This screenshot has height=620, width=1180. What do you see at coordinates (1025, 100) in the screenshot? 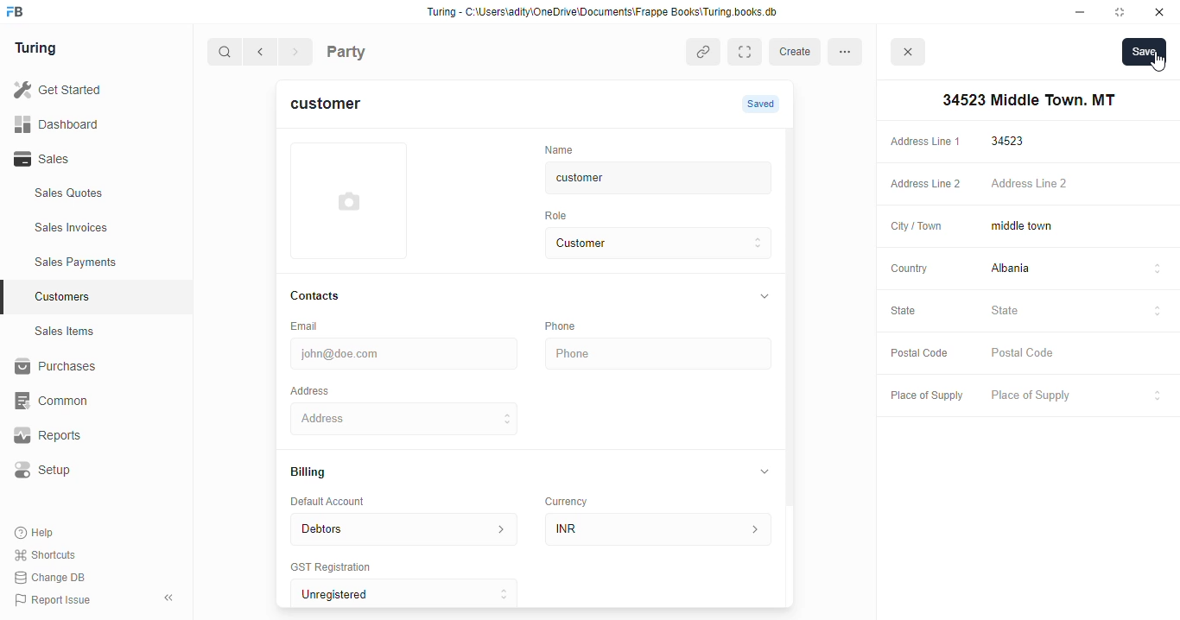
I see `34523 Middle Town. MT` at bounding box center [1025, 100].